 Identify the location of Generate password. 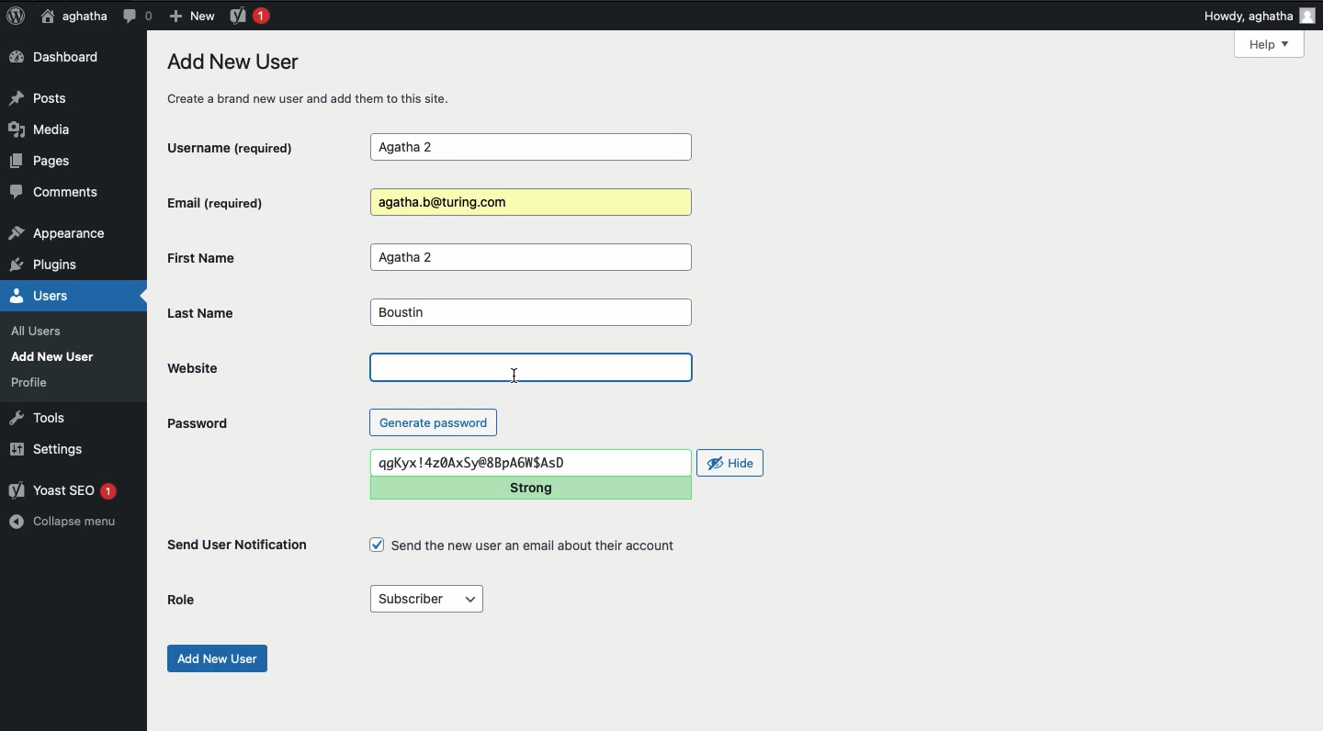
(434, 422).